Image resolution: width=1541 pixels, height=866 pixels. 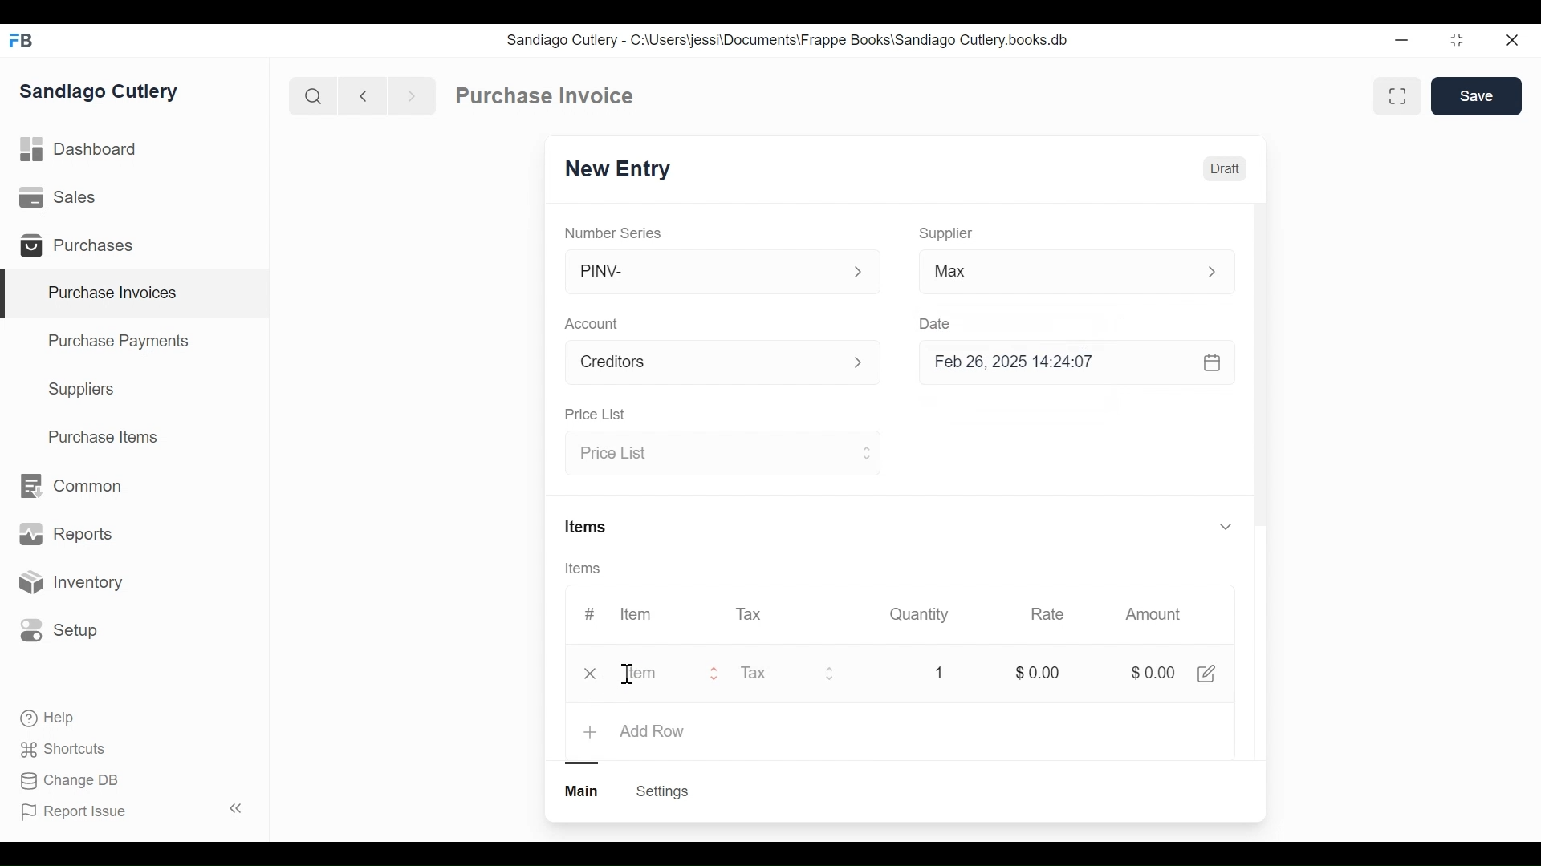 What do you see at coordinates (622, 170) in the screenshot?
I see `New Entry` at bounding box center [622, 170].